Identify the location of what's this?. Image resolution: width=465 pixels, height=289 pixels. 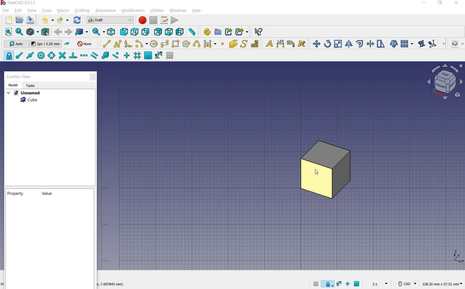
(258, 32).